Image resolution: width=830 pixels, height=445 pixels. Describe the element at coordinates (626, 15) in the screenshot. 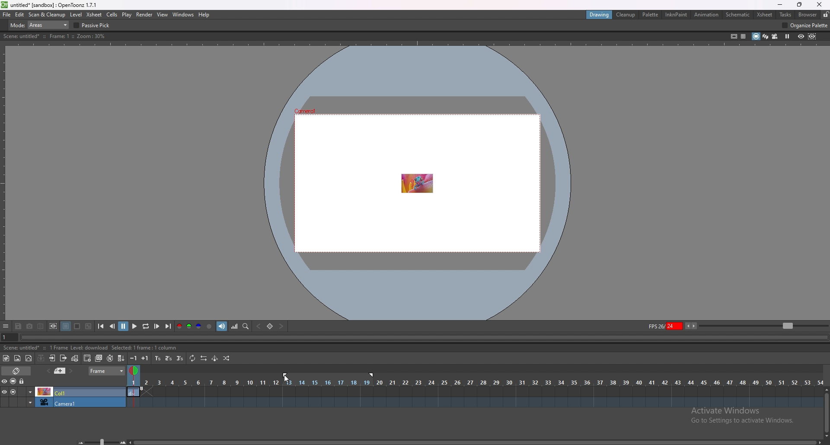

I see `cleanup` at that location.